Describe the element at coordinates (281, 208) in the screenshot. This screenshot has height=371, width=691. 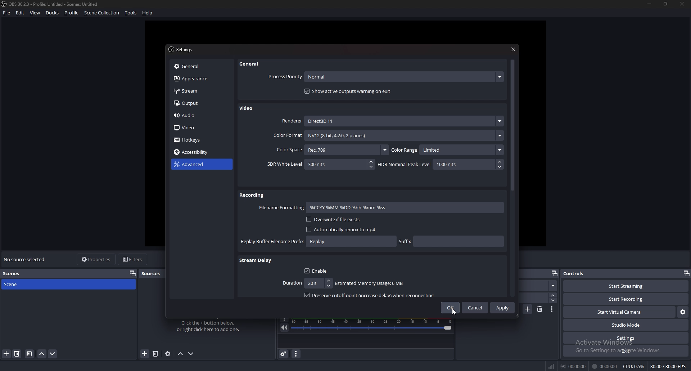
I see `Filename formatting` at that location.